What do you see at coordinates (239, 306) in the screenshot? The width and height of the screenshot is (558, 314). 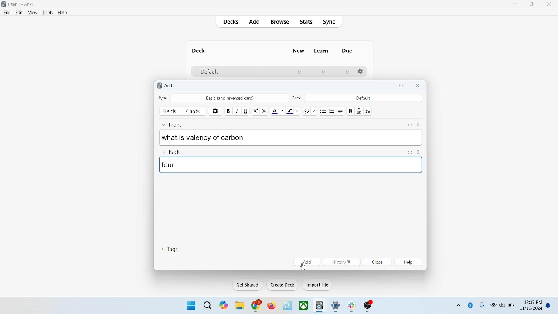 I see `folder` at bounding box center [239, 306].